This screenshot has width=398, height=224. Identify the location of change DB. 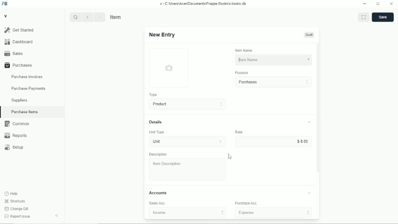
(16, 209).